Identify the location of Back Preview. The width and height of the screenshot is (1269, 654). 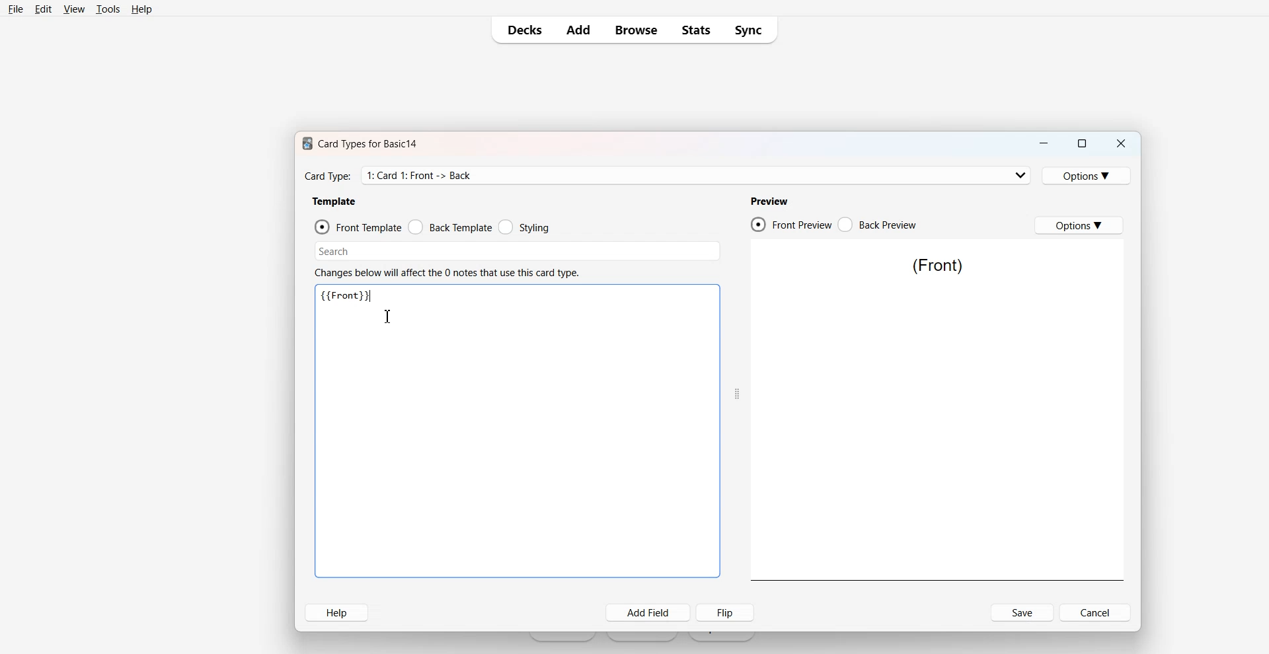
(878, 224).